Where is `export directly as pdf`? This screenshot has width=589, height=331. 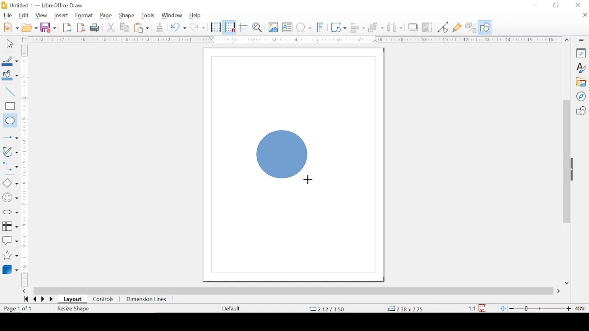 export directly as pdf is located at coordinates (81, 28).